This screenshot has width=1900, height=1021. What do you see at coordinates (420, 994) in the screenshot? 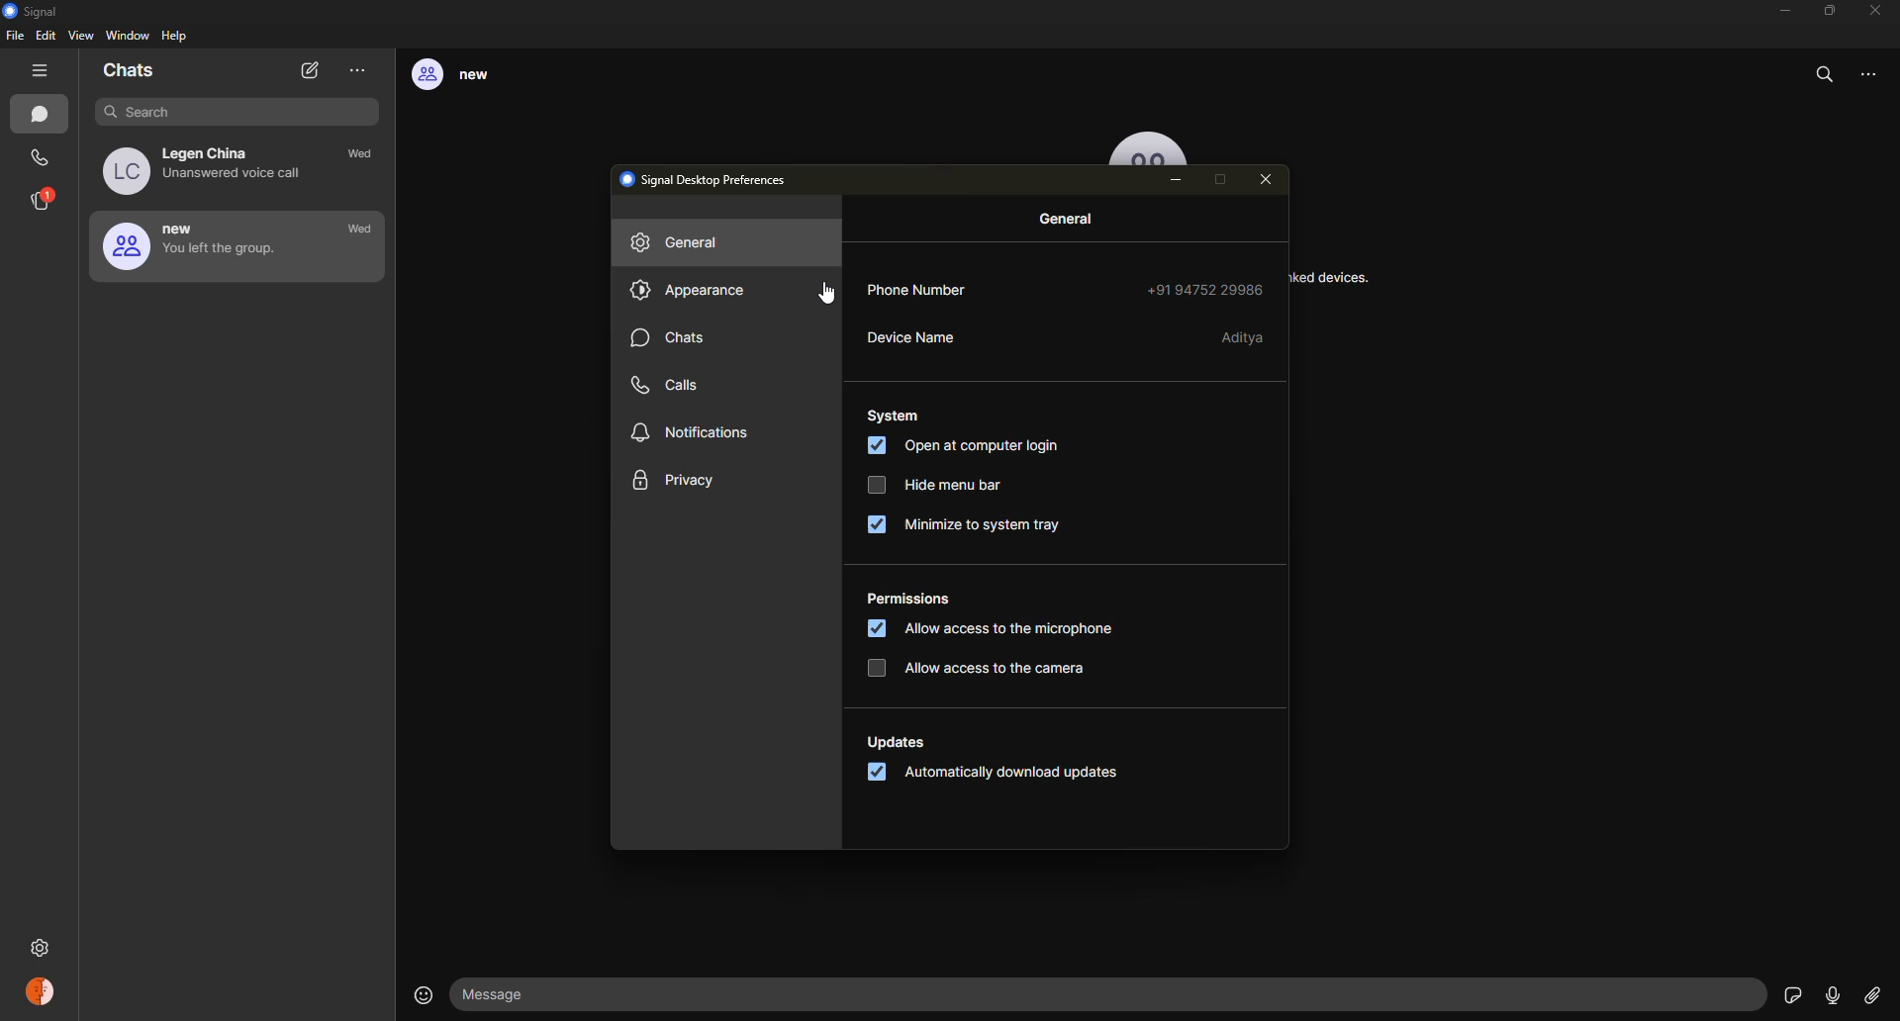
I see `smilley` at bounding box center [420, 994].